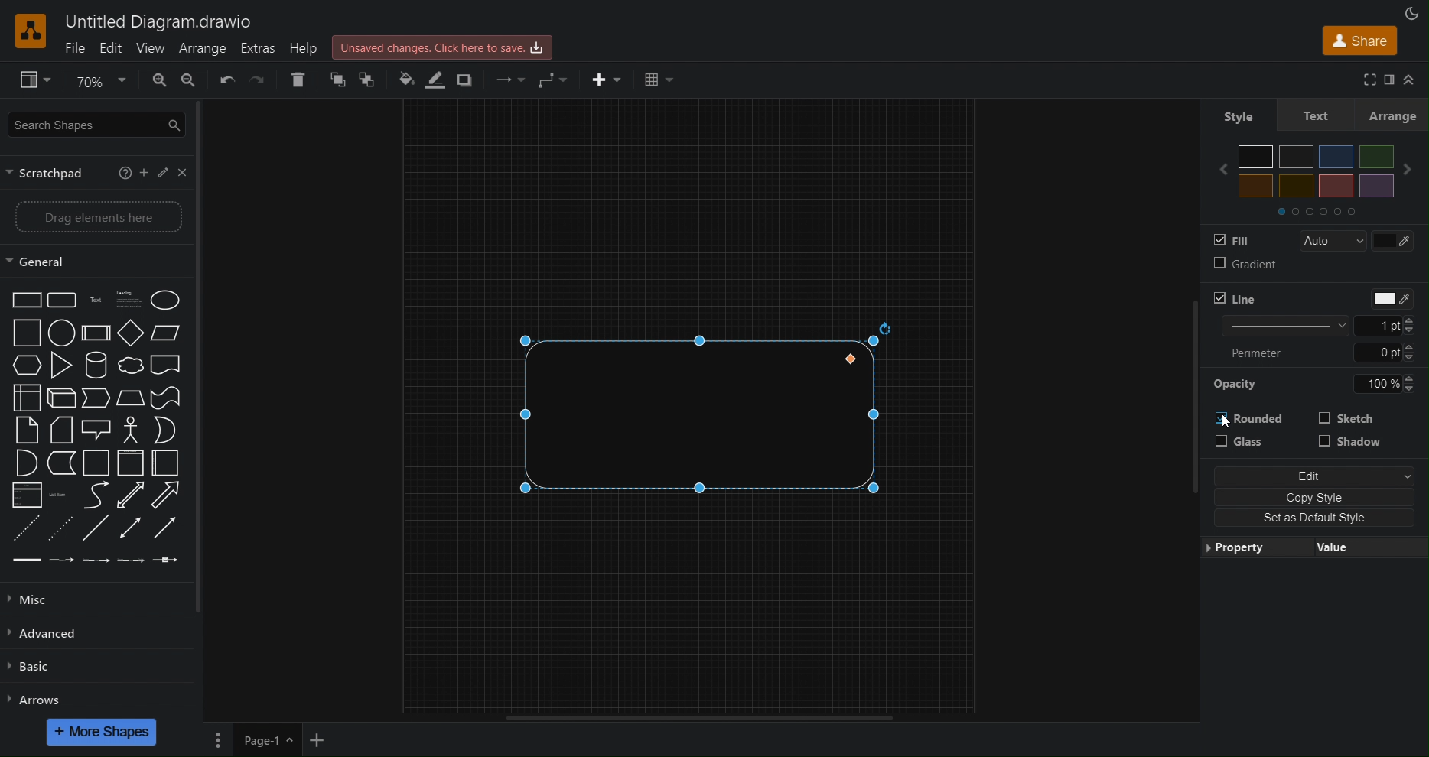  Describe the element at coordinates (93, 433) in the screenshot. I see `Shapes Menu` at that location.